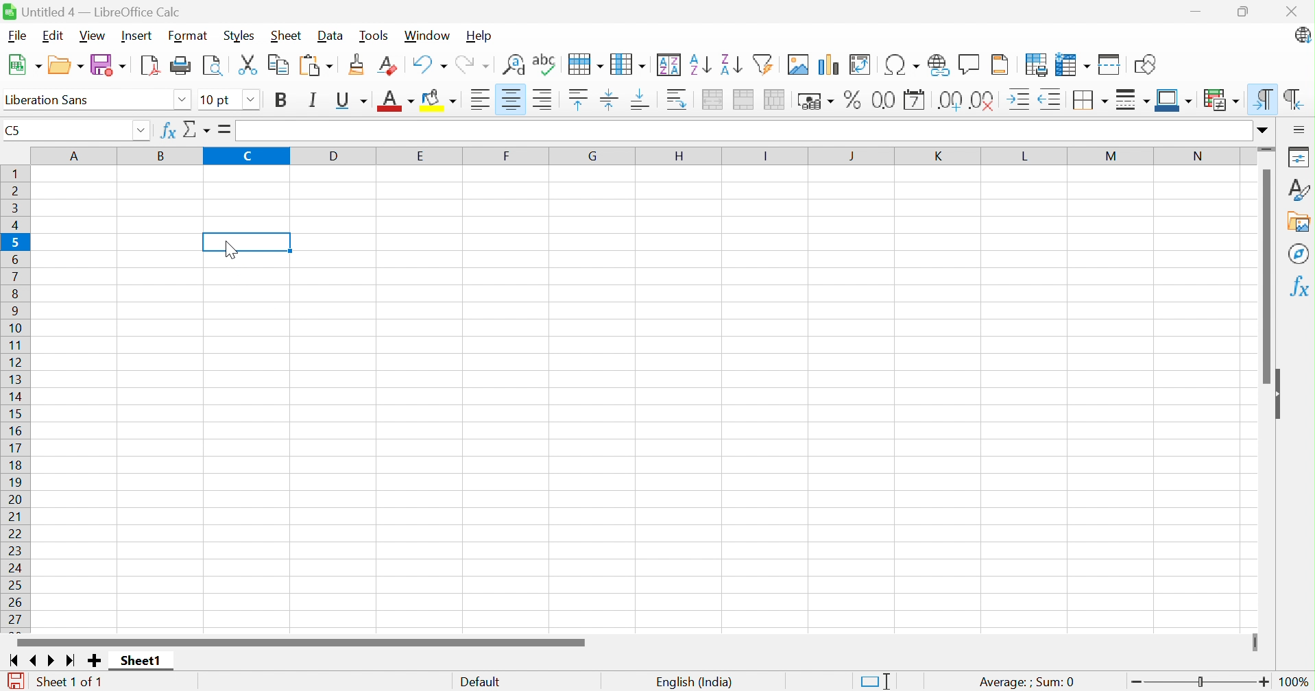 The width and height of the screenshot is (1315, 691). Describe the element at coordinates (14, 132) in the screenshot. I see `C5` at that location.